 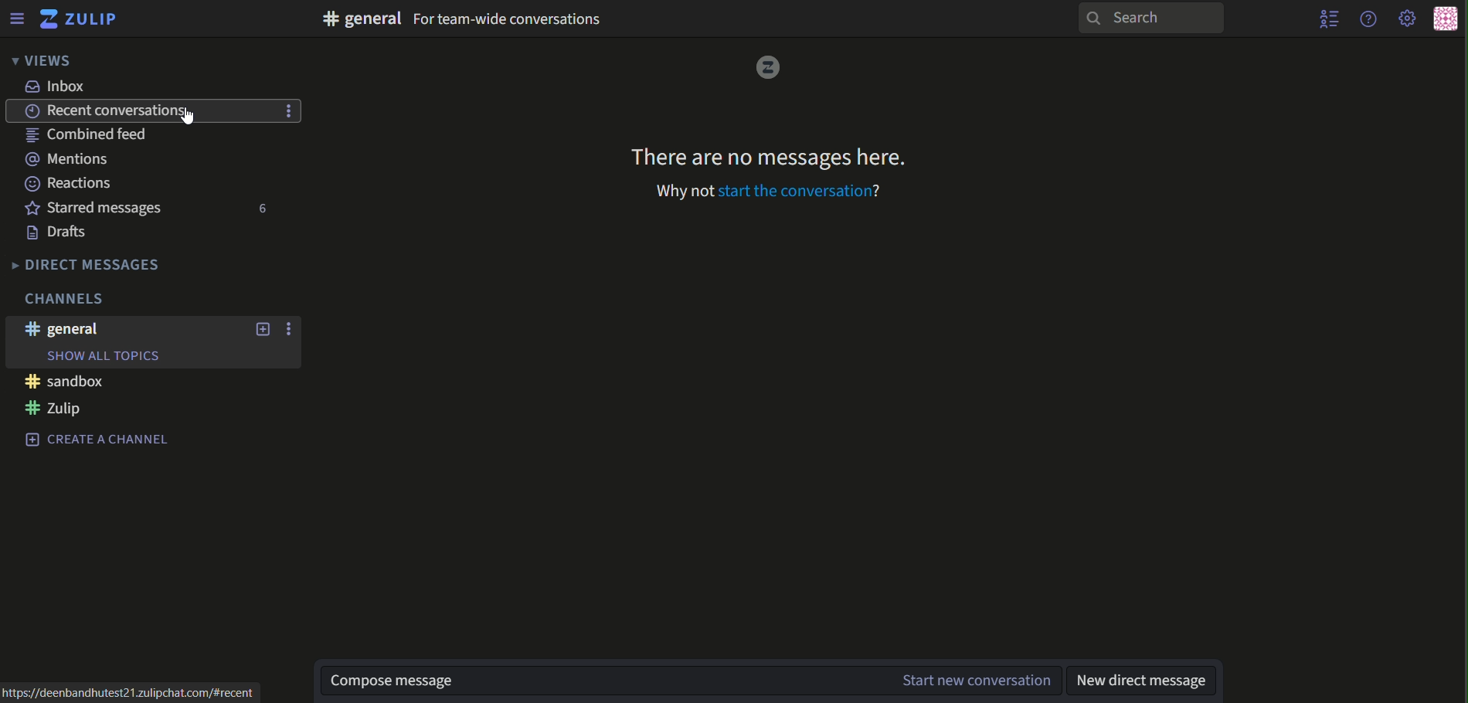 I want to click on Menu, so click(x=16, y=18).